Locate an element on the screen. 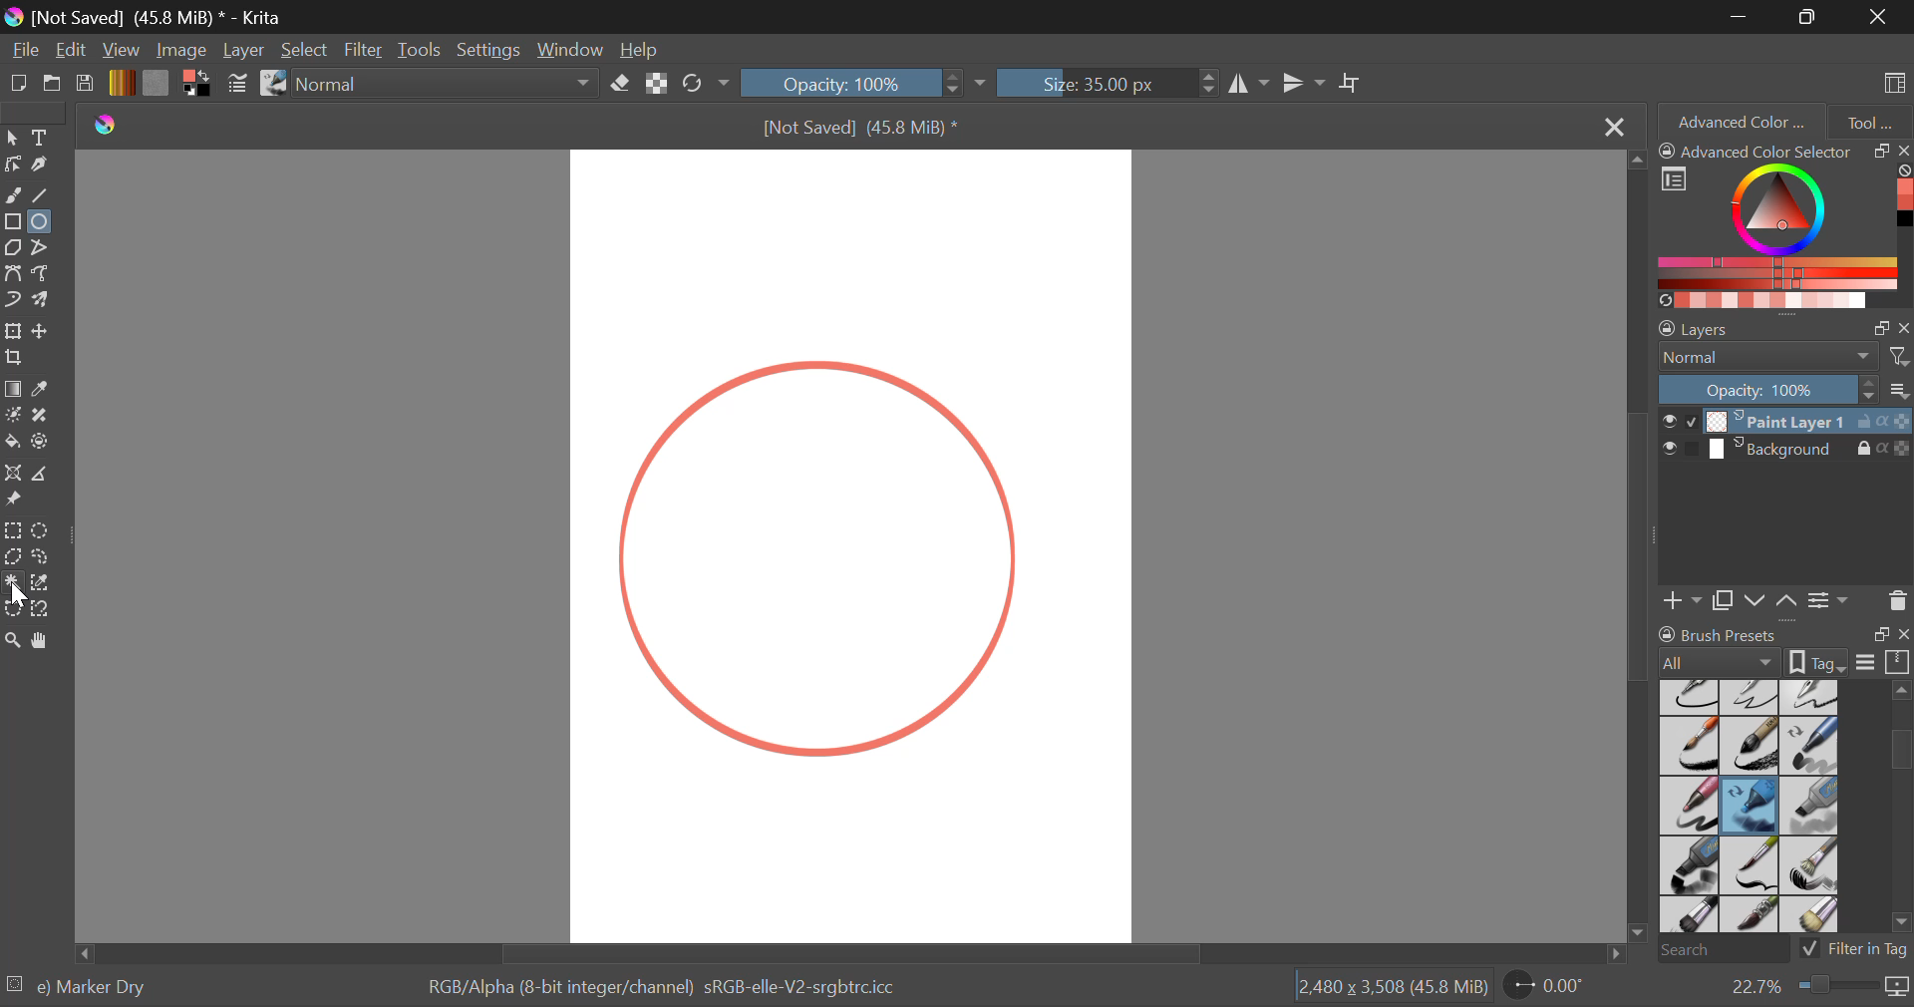  [Not Saved] (45.8 MiB) * is located at coordinates (863, 130).